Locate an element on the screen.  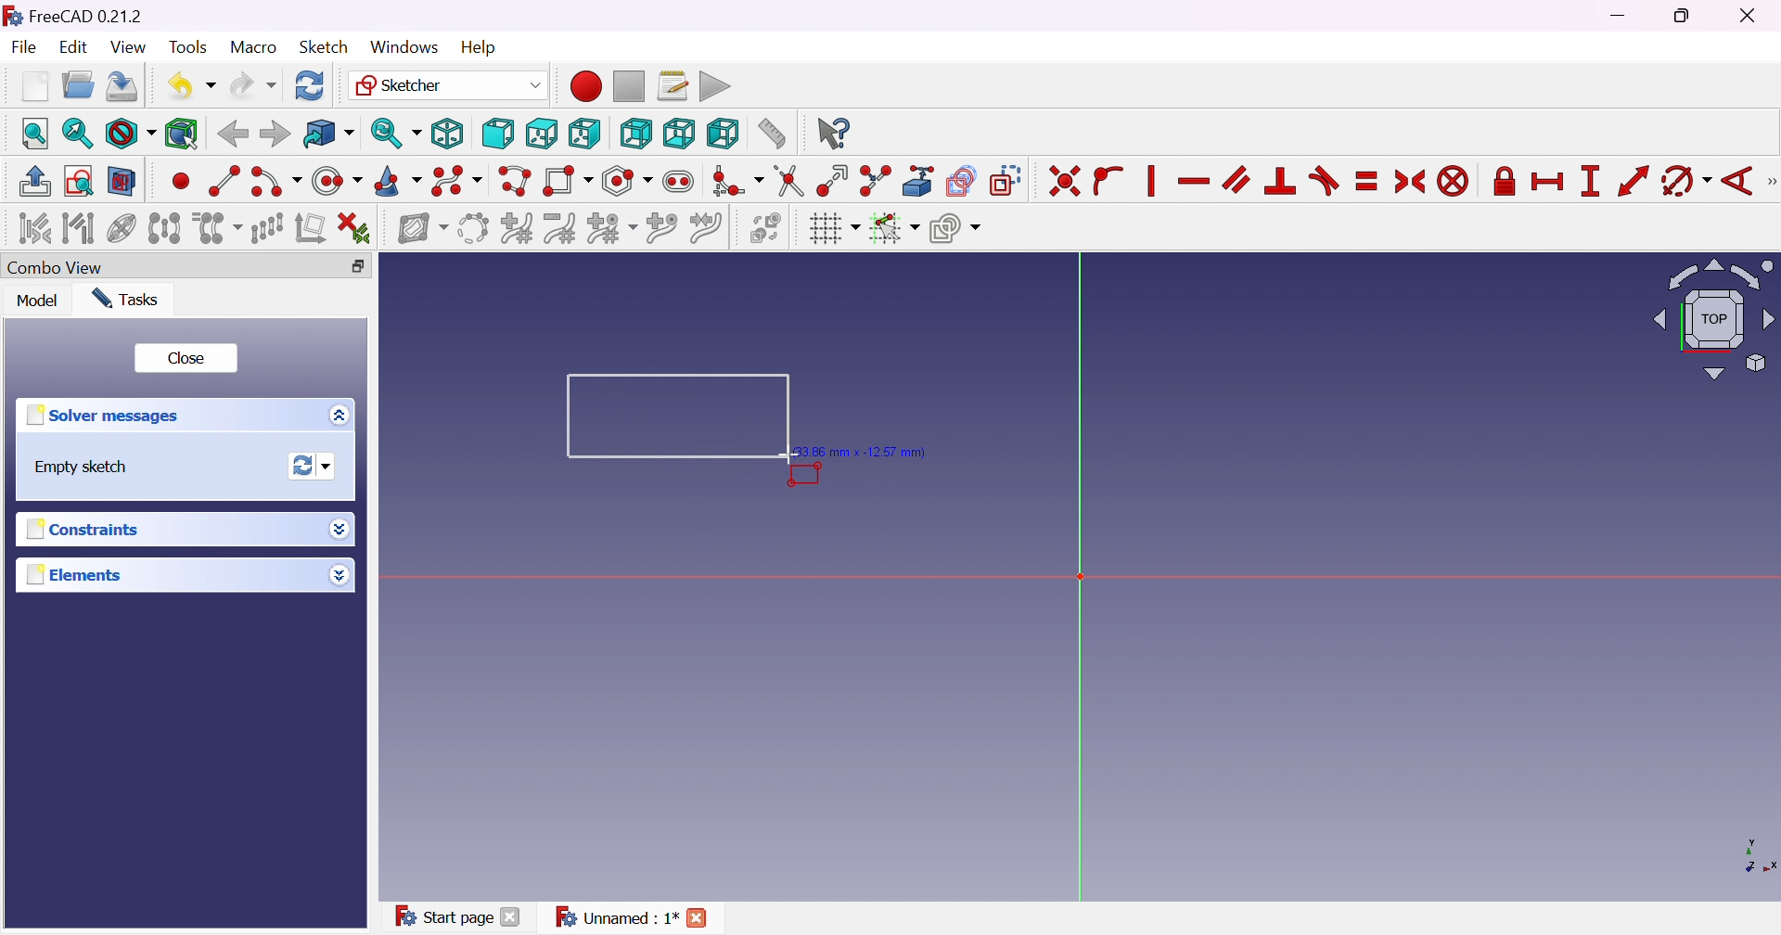
Create line is located at coordinates (223, 179).